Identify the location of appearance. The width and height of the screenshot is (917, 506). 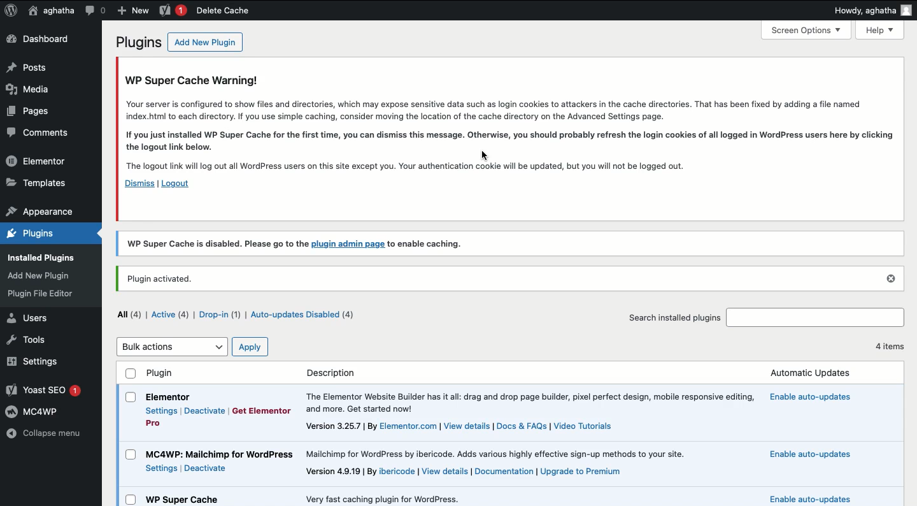
(40, 210).